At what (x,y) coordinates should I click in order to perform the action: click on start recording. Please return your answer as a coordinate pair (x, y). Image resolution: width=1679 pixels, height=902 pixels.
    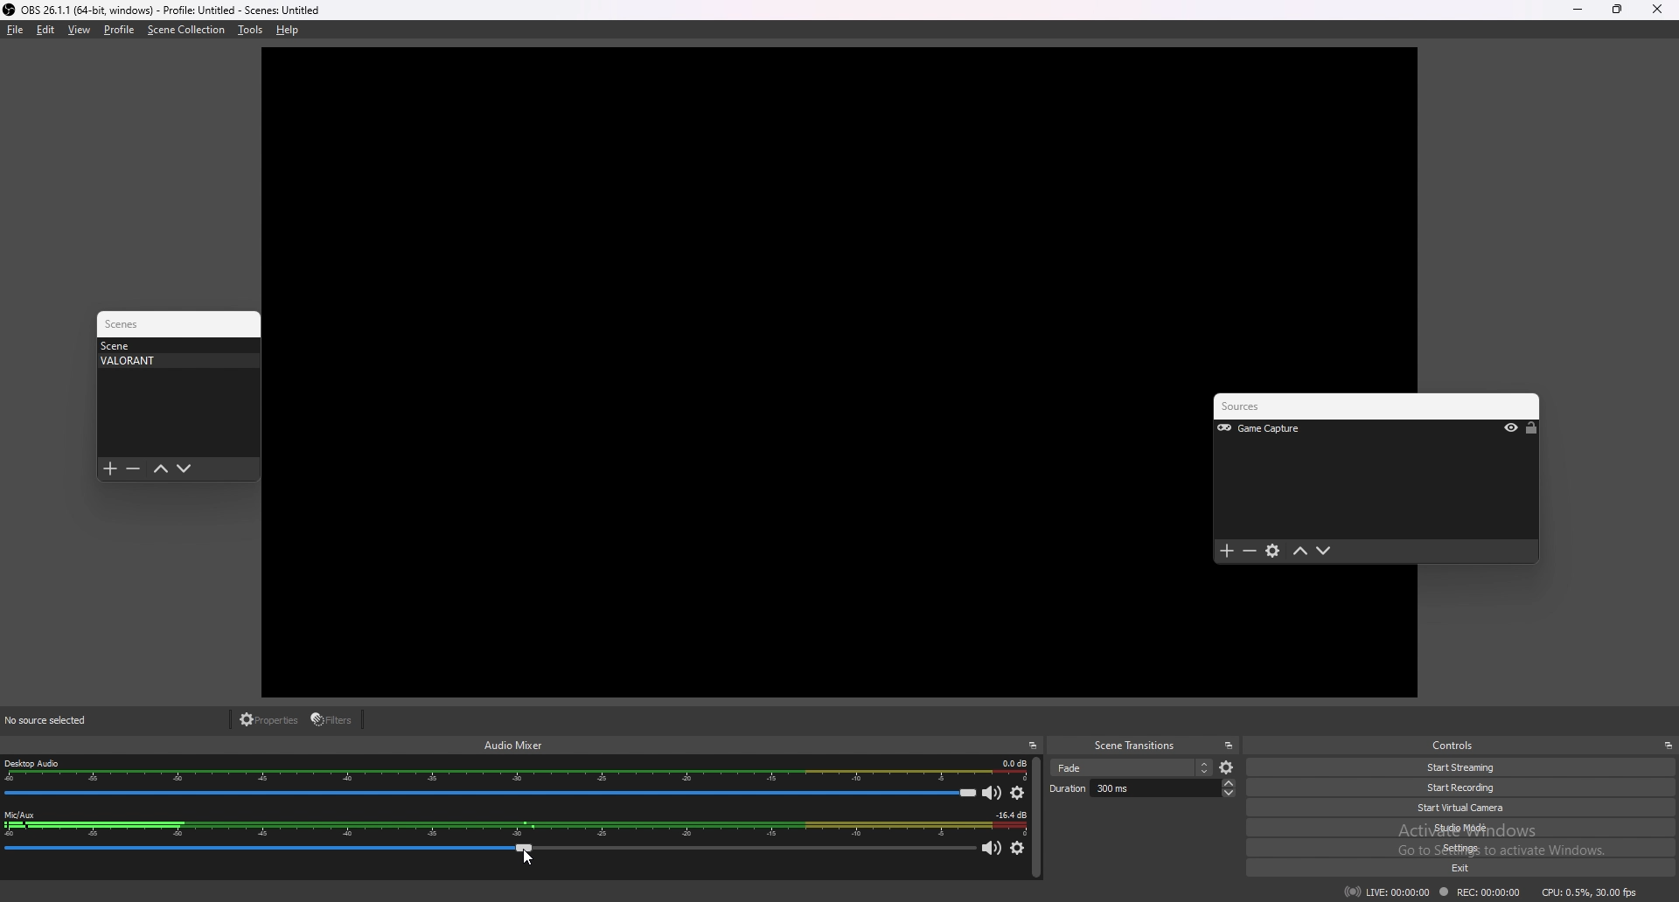
    Looking at the image, I should click on (1465, 788).